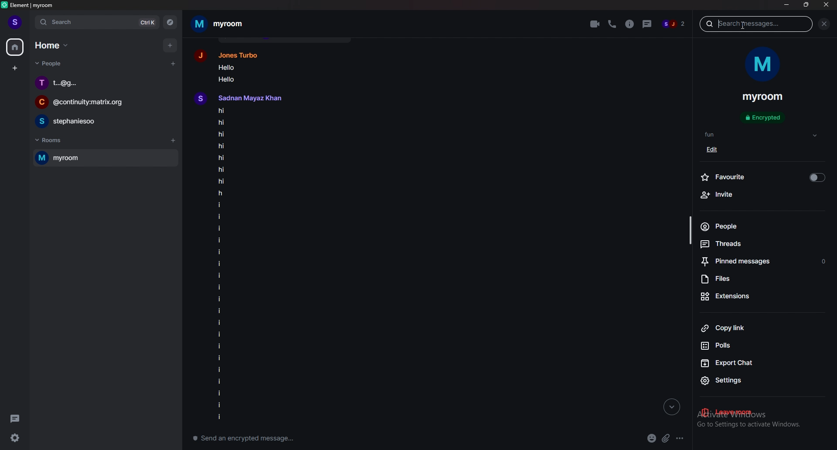  I want to click on user profile, so click(233, 54).